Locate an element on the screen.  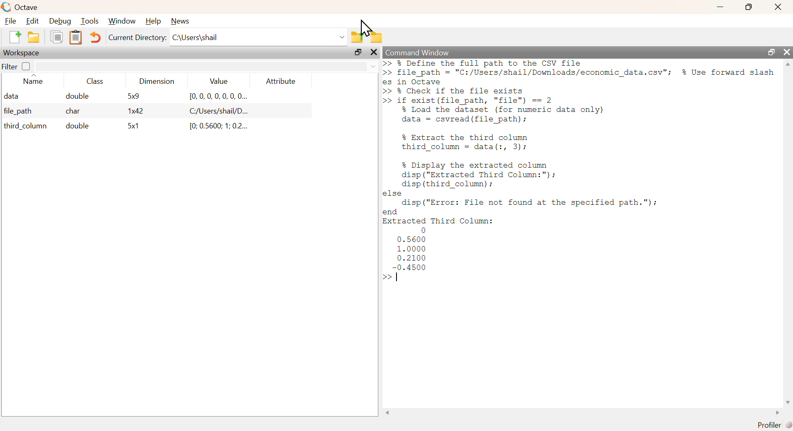
News is located at coordinates (183, 21).